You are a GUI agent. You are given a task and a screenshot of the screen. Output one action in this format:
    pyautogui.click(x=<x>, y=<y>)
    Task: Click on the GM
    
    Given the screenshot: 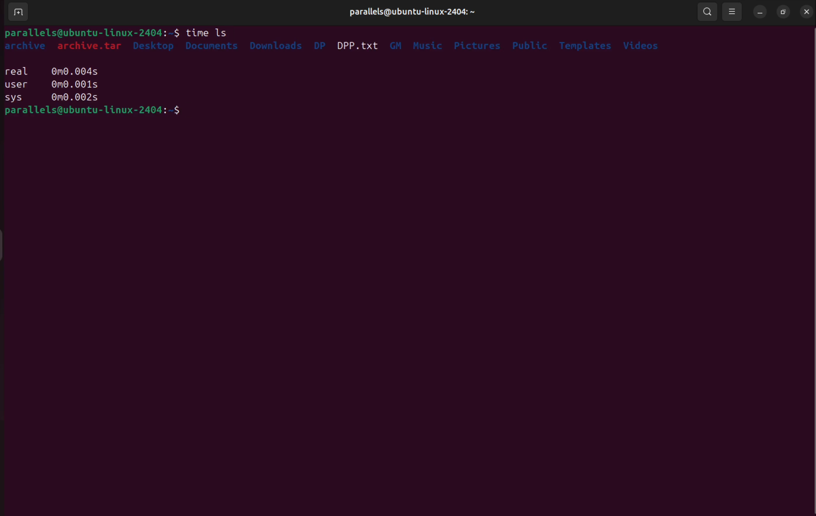 What is the action you would take?
    pyautogui.click(x=397, y=43)
    